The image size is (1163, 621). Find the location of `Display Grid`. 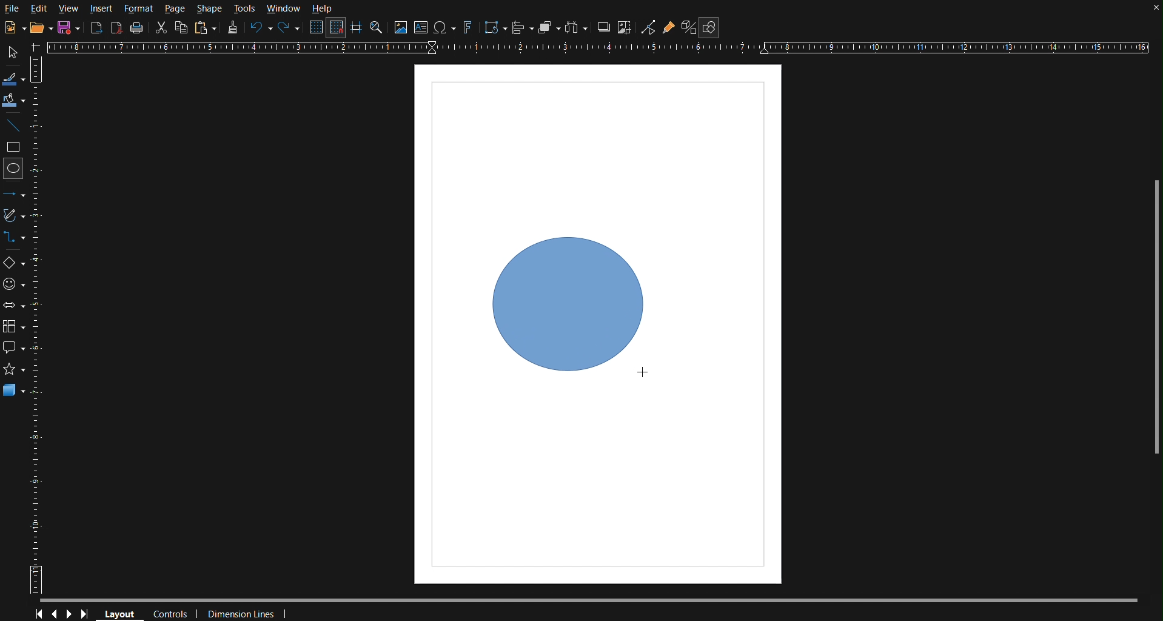

Display Grid is located at coordinates (315, 28).